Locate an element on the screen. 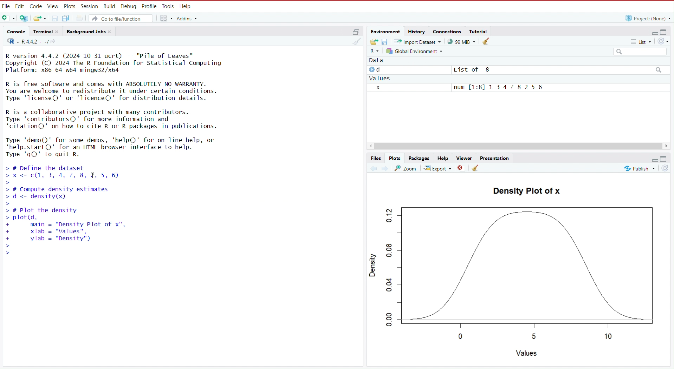  clear objects from the workspace is located at coordinates (486, 41).